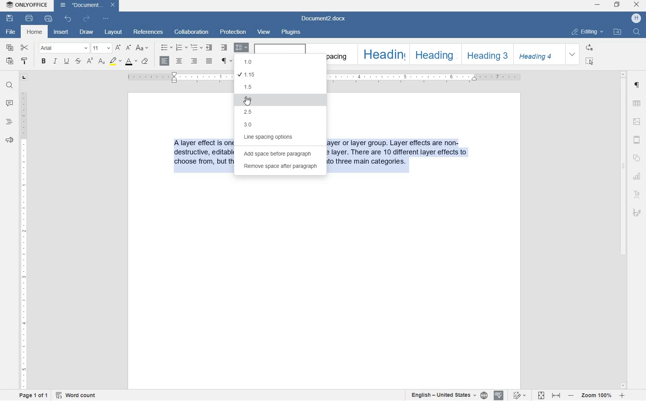  What do you see at coordinates (68, 18) in the screenshot?
I see `undo` at bounding box center [68, 18].